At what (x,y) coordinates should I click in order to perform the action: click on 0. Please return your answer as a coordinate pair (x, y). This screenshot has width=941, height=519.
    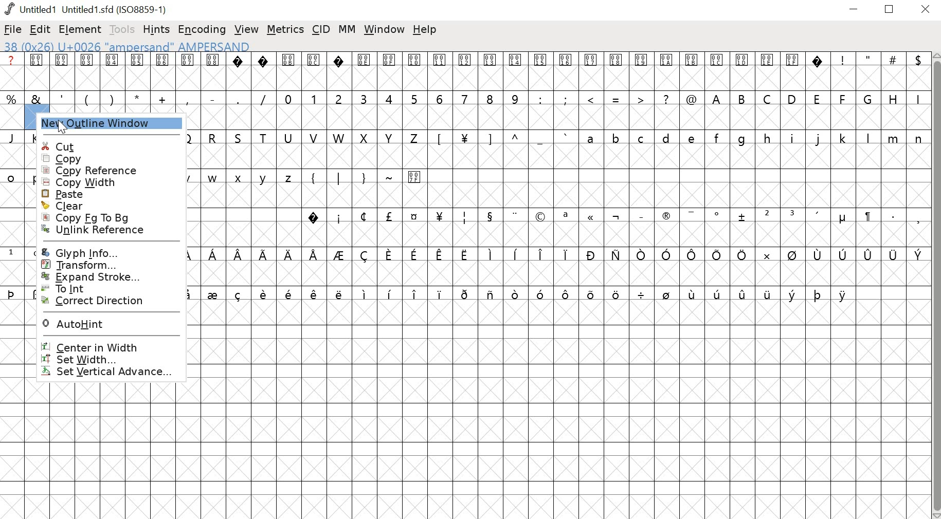
    Looking at the image, I should click on (289, 98).